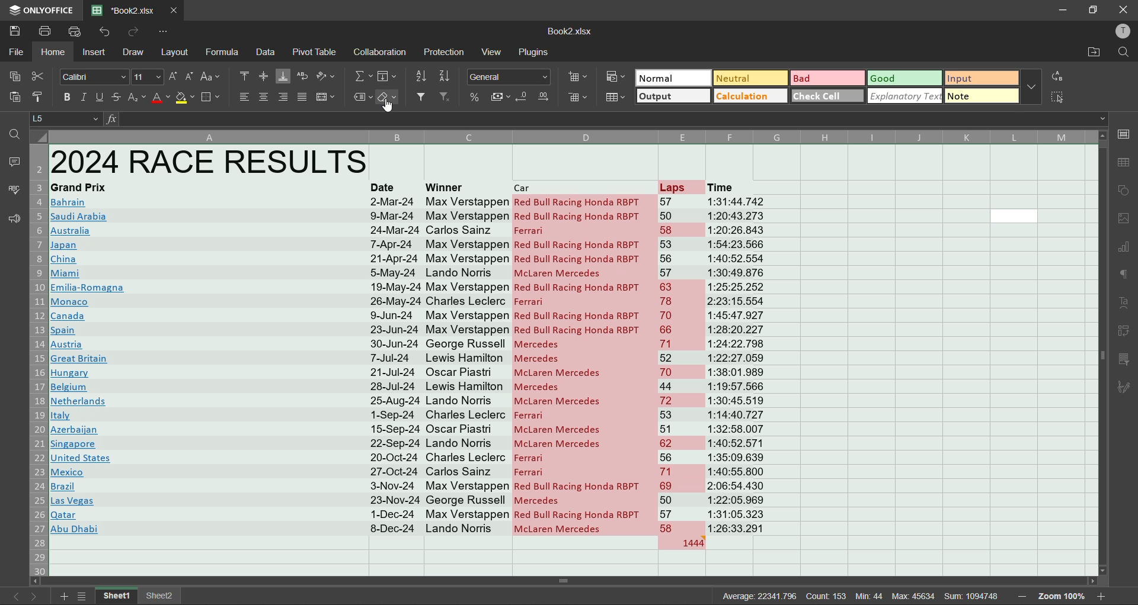  Describe the element at coordinates (39, 359) in the screenshot. I see `row numberss` at that location.